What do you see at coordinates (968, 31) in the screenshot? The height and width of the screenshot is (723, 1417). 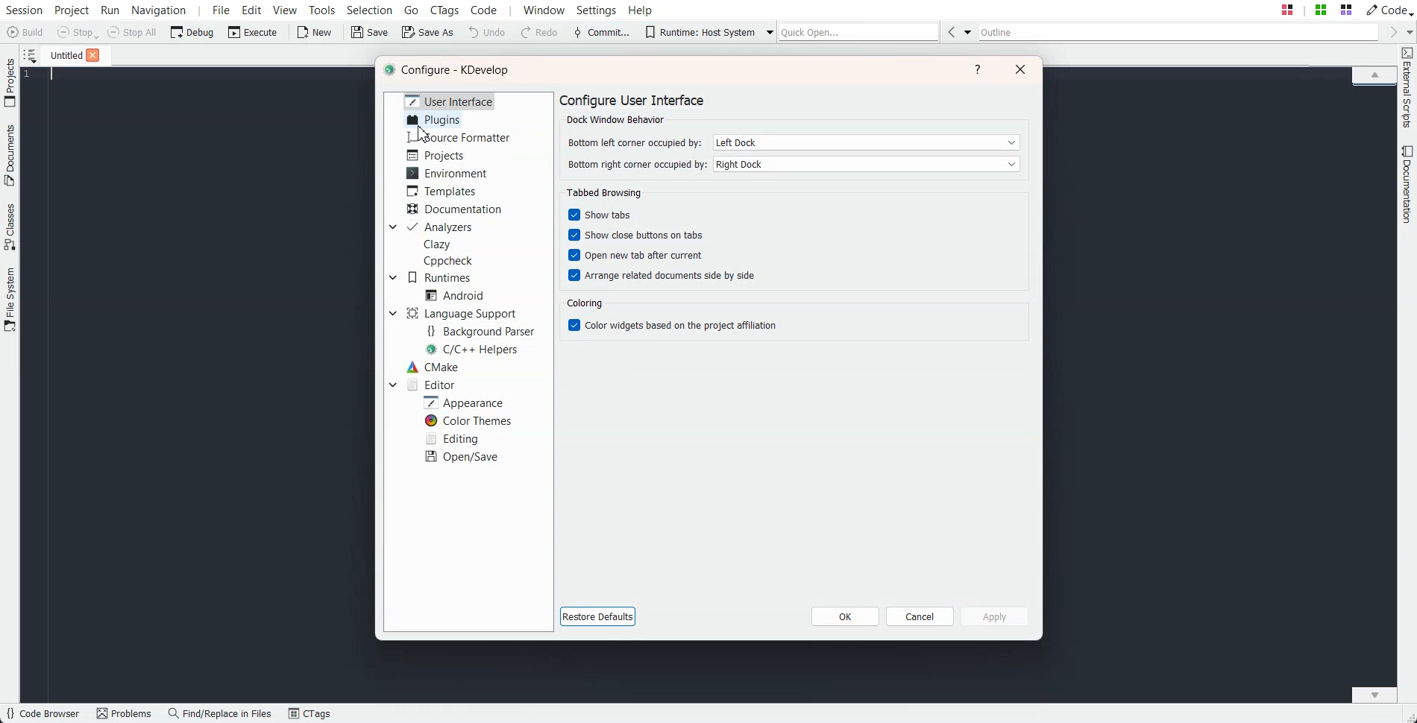 I see `Drop Down box` at bounding box center [968, 31].